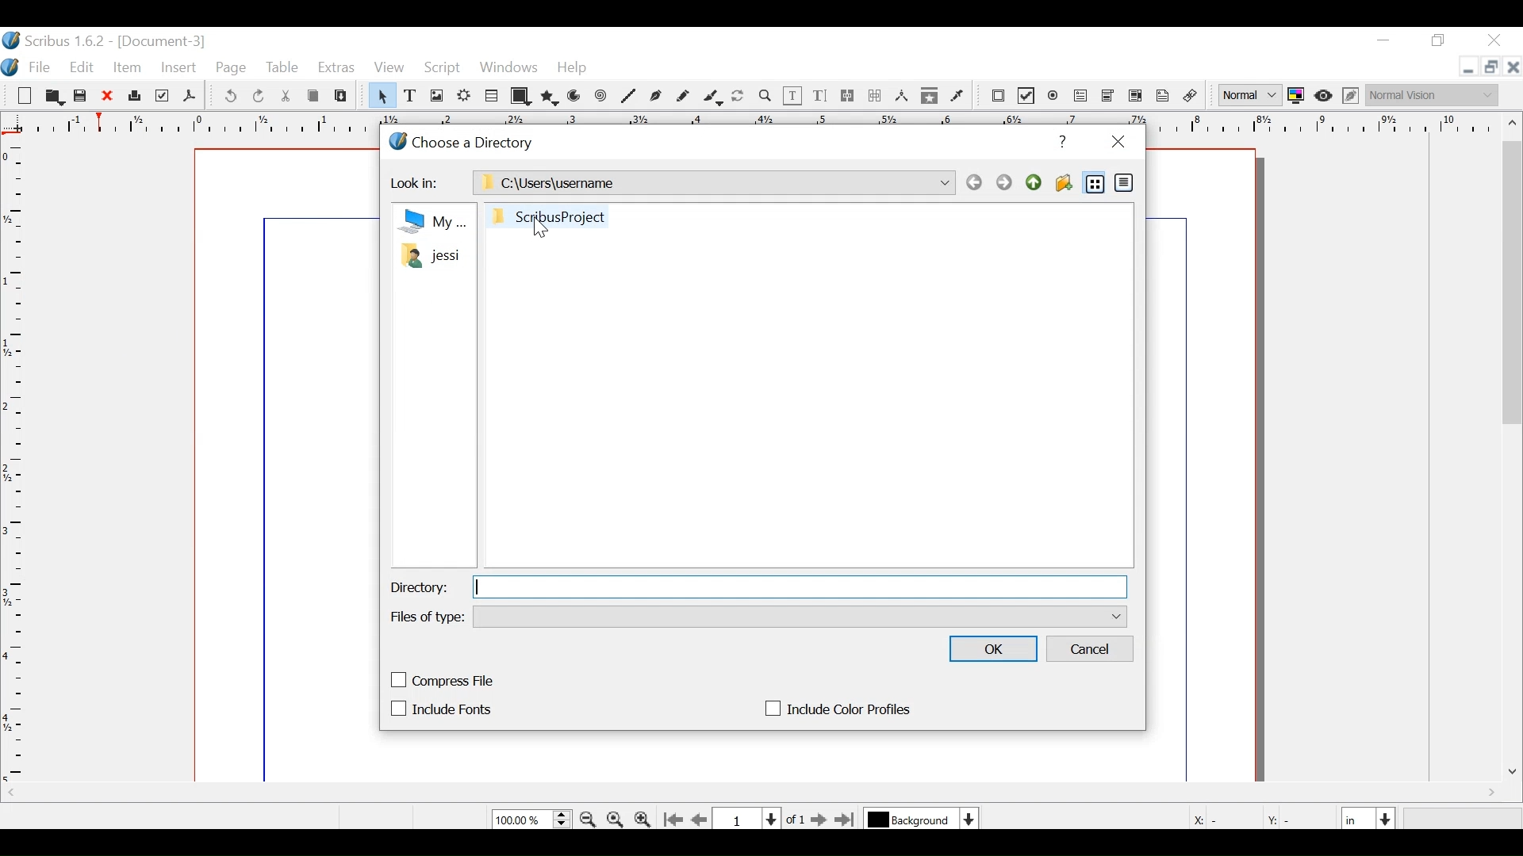  Describe the element at coordinates (675, 819) in the screenshot. I see `Go to the first page` at that location.